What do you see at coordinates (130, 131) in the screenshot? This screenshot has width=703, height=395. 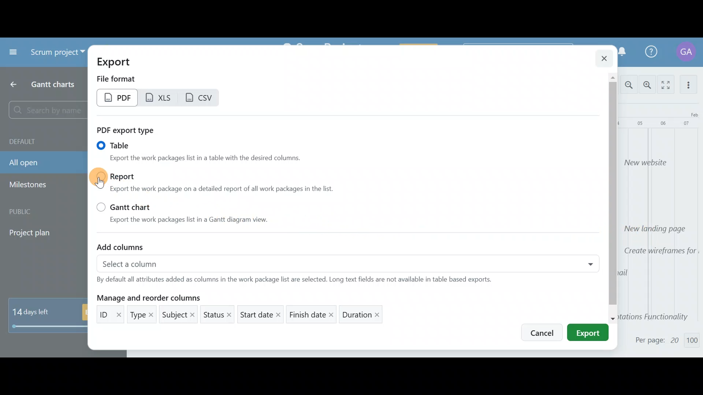 I see `PDF report type` at bounding box center [130, 131].